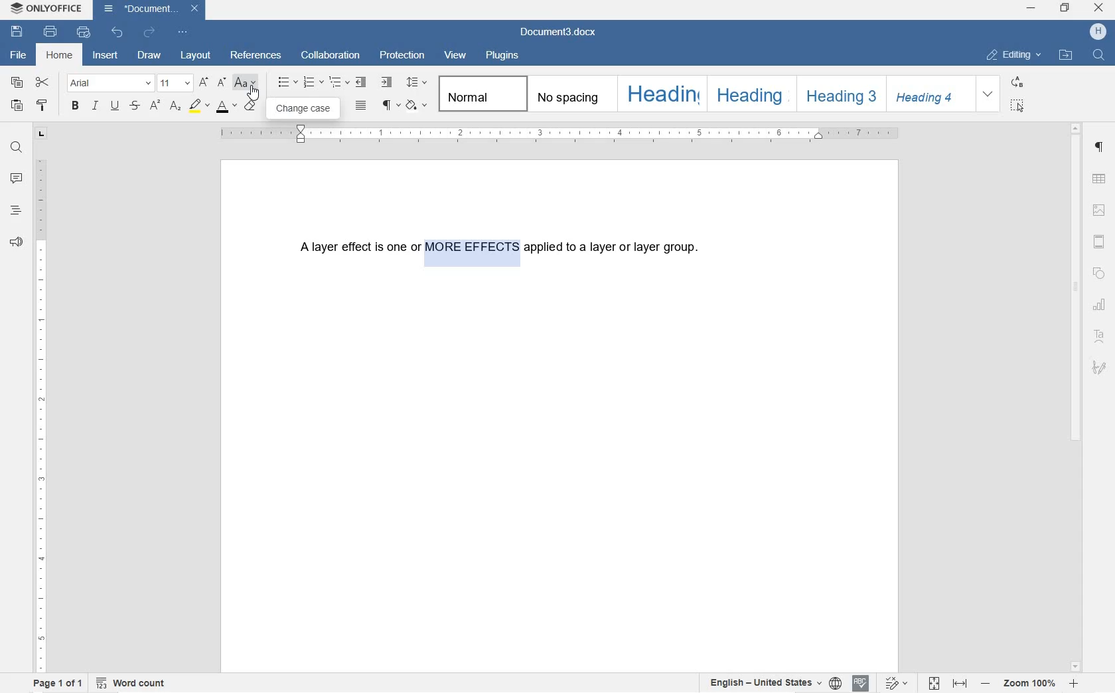 This screenshot has height=693, width=1115. I want to click on HEADERS & FOOTERS, so click(1099, 242).